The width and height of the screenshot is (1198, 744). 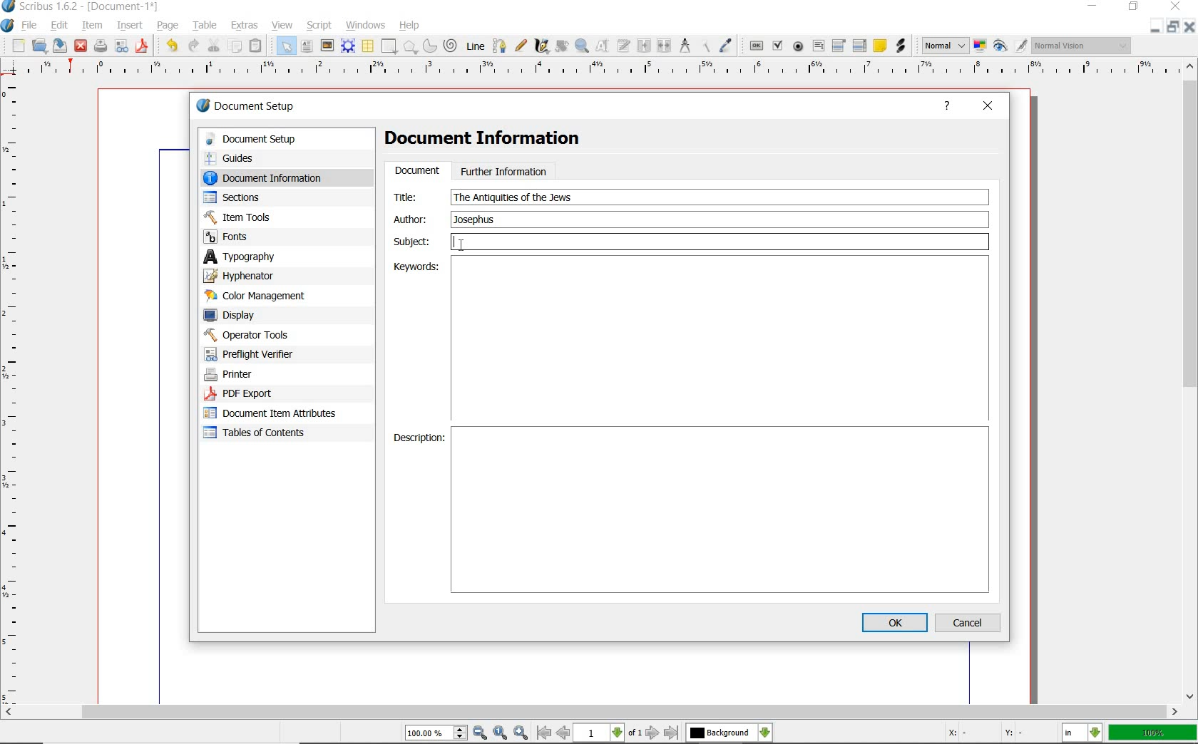 What do you see at coordinates (755, 46) in the screenshot?
I see `pdf push button` at bounding box center [755, 46].